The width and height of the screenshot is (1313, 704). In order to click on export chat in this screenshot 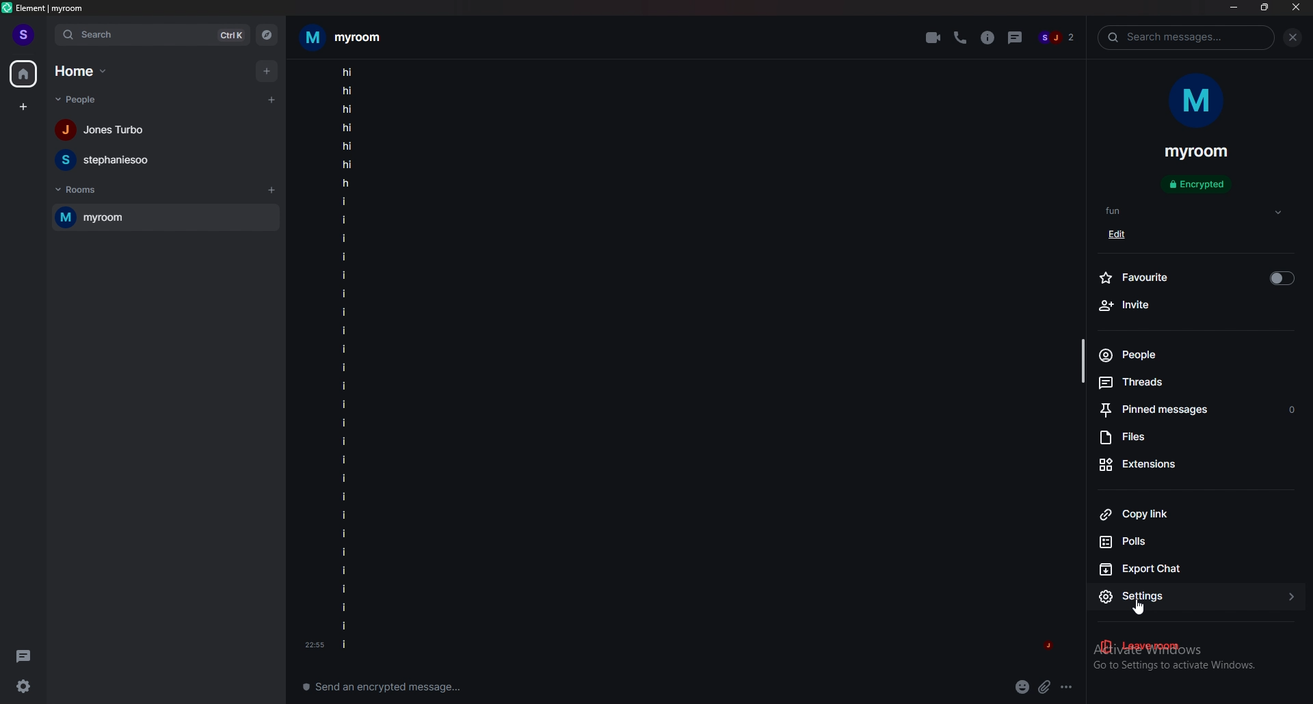, I will do `click(1194, 567)`.